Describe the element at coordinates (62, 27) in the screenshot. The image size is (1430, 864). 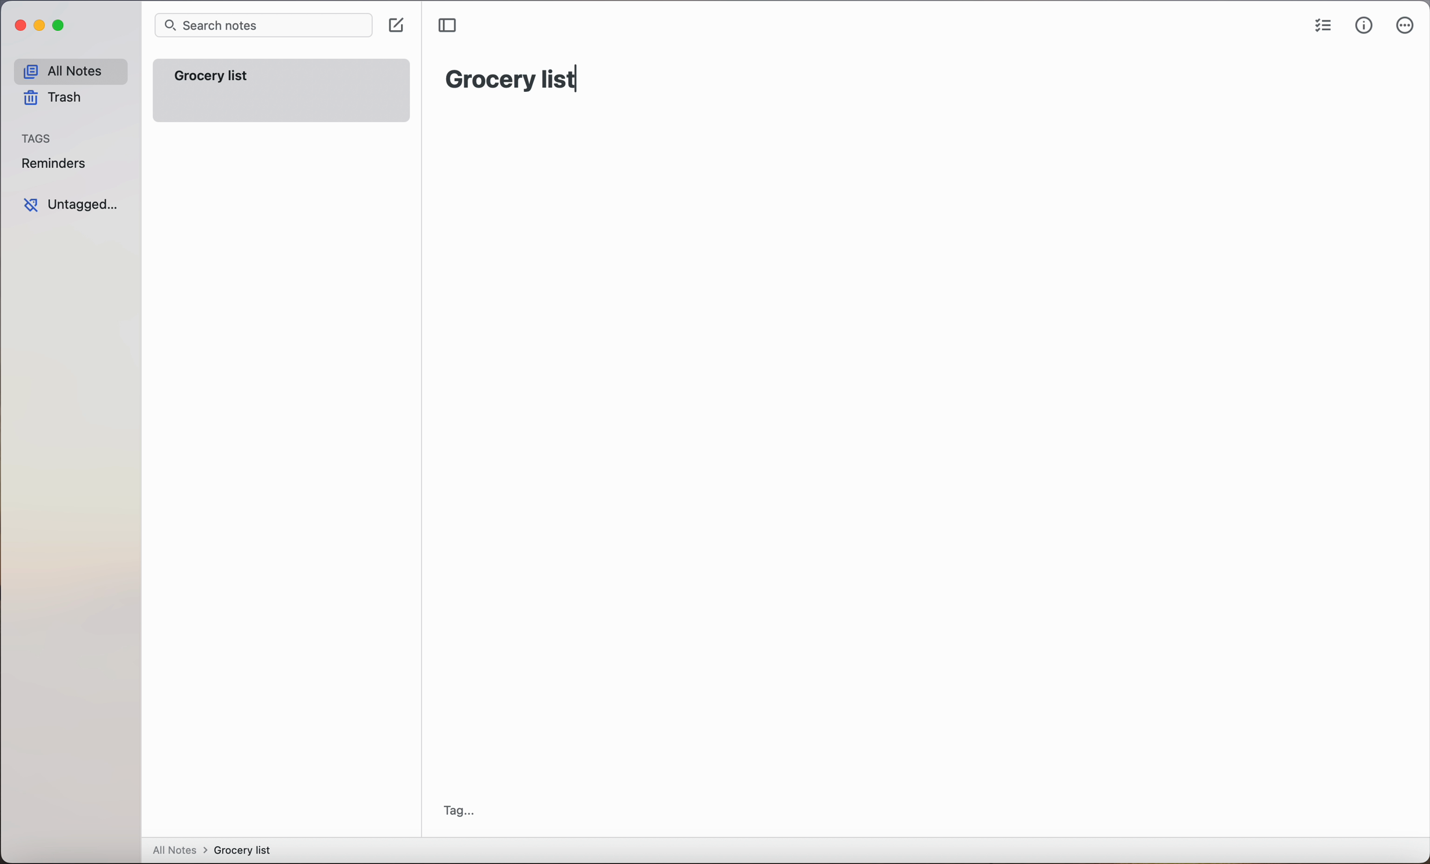
I see `maximize Simplenote` at that location.